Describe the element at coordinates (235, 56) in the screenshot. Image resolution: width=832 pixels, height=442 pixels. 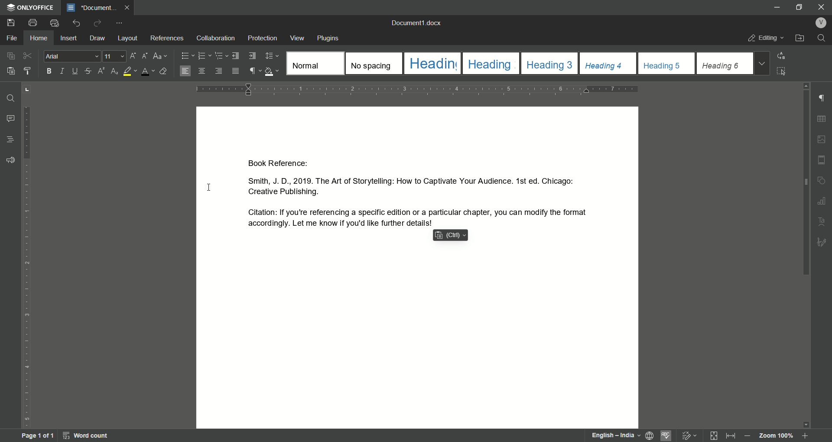
I see `decrease indent` at that location.